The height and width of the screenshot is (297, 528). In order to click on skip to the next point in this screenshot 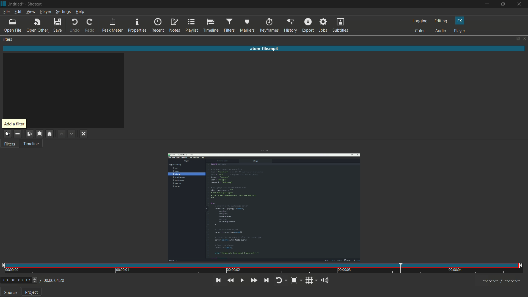, I will do `click(266, 280)`.